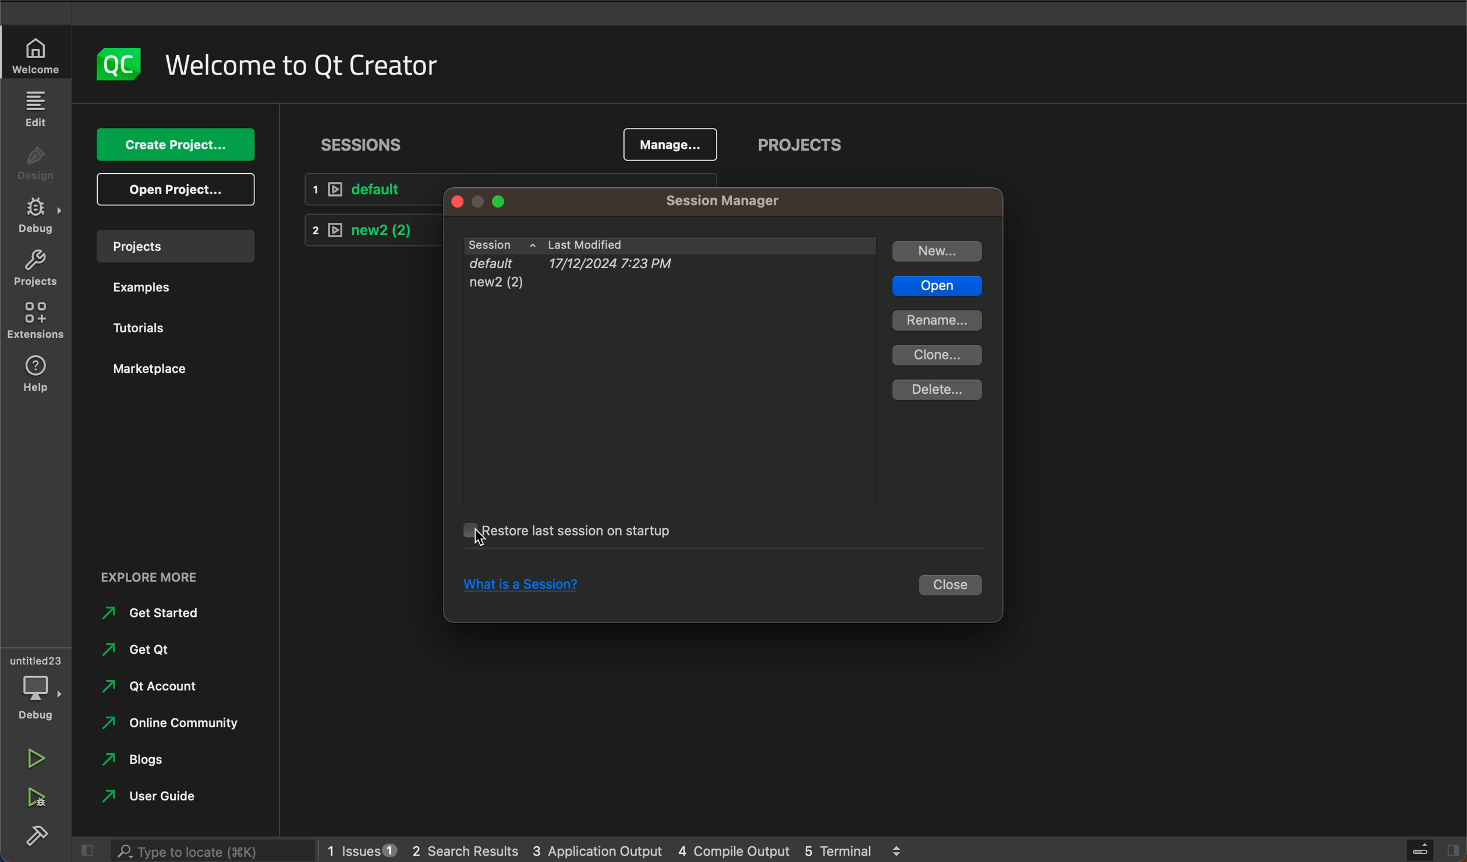 The image size is (1467, 862). What do you see at coordinates (139, 651) in the screenshot?
I see `get qt` at bounding box center [139, 651].